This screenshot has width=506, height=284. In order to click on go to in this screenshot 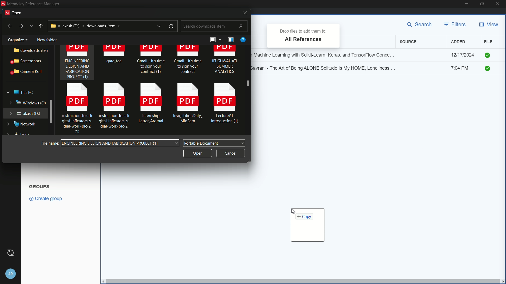, I will do `click(21, 26)`.